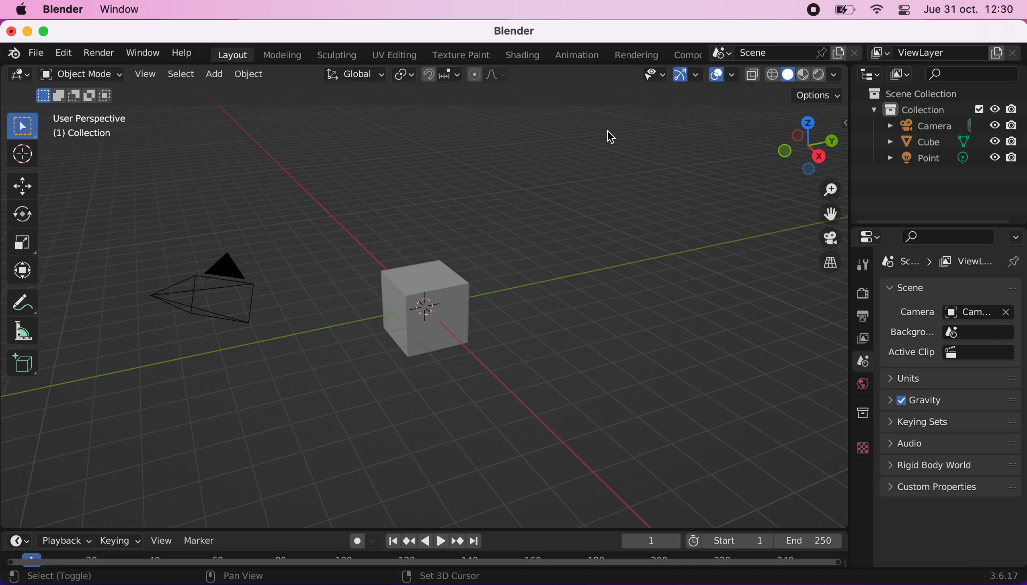 The width and height of the screenshot is (1027, 585). What do you see at coordinates (442, 543) in the screenshot?
I see `Play animation` at bounding box center [442, 543].